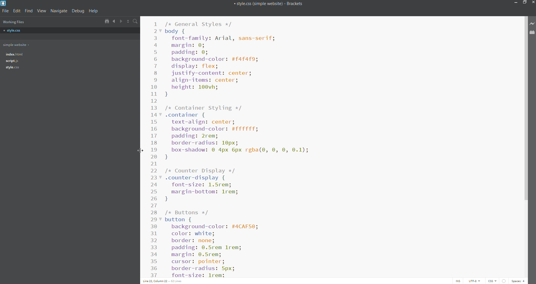  Describe the element at coordinates (41, 31) in the screenshot. I see `style.css` at that location.